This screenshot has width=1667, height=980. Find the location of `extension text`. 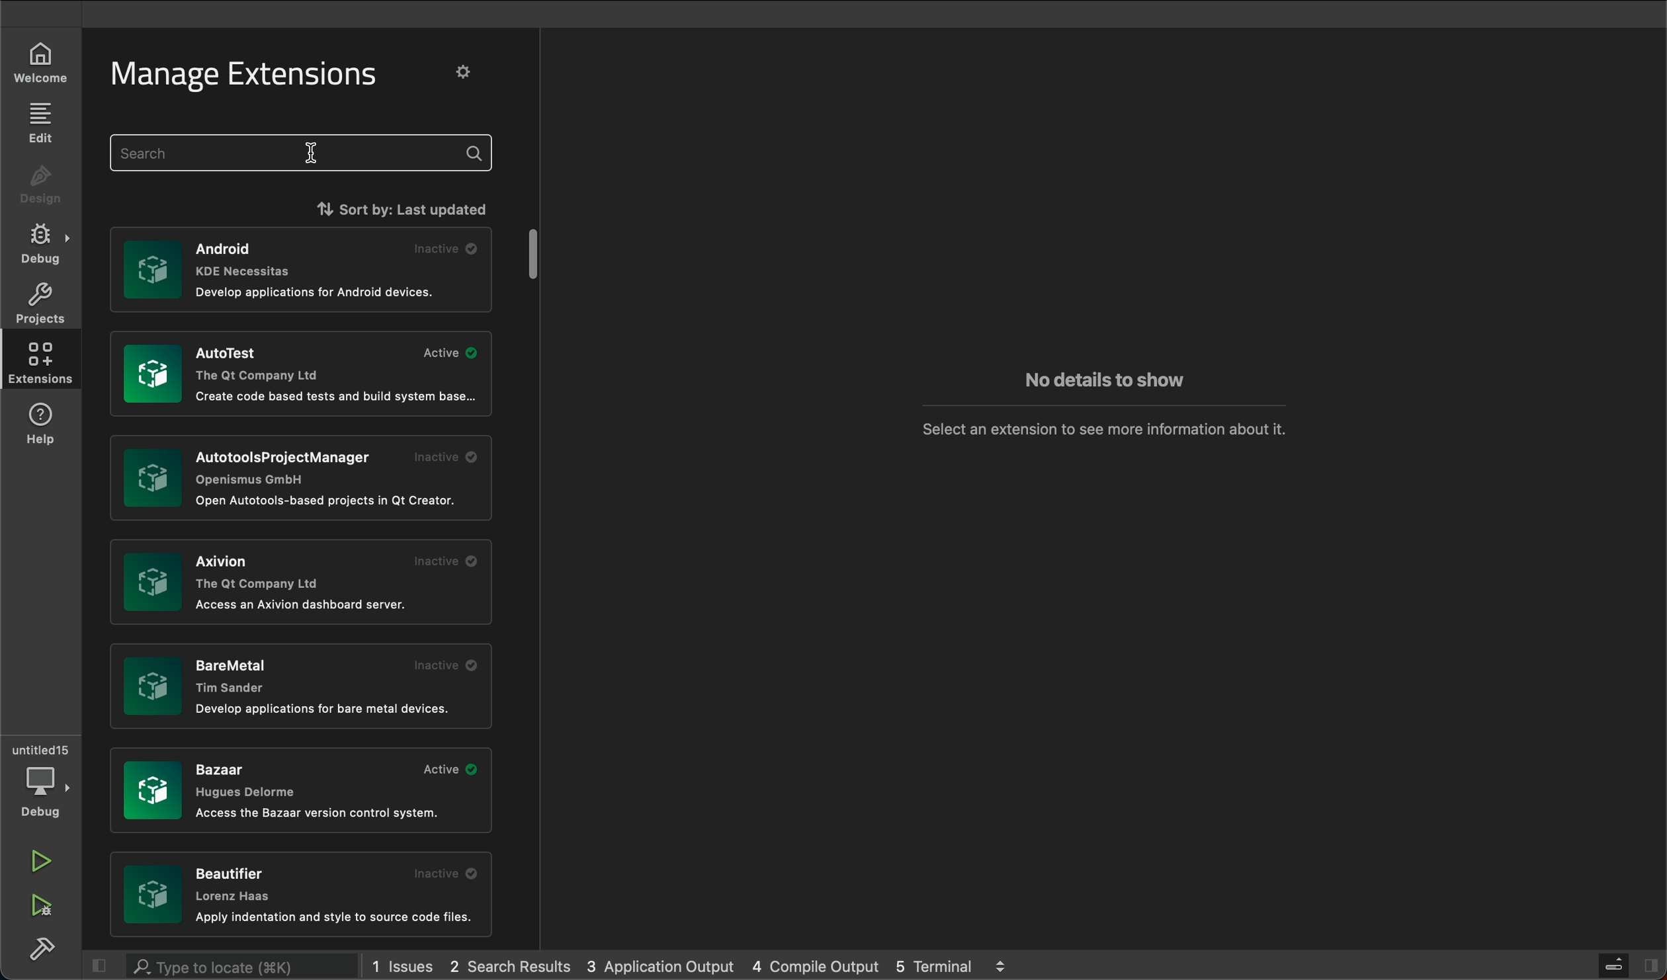

extension text is located at coordinates (235, 883).